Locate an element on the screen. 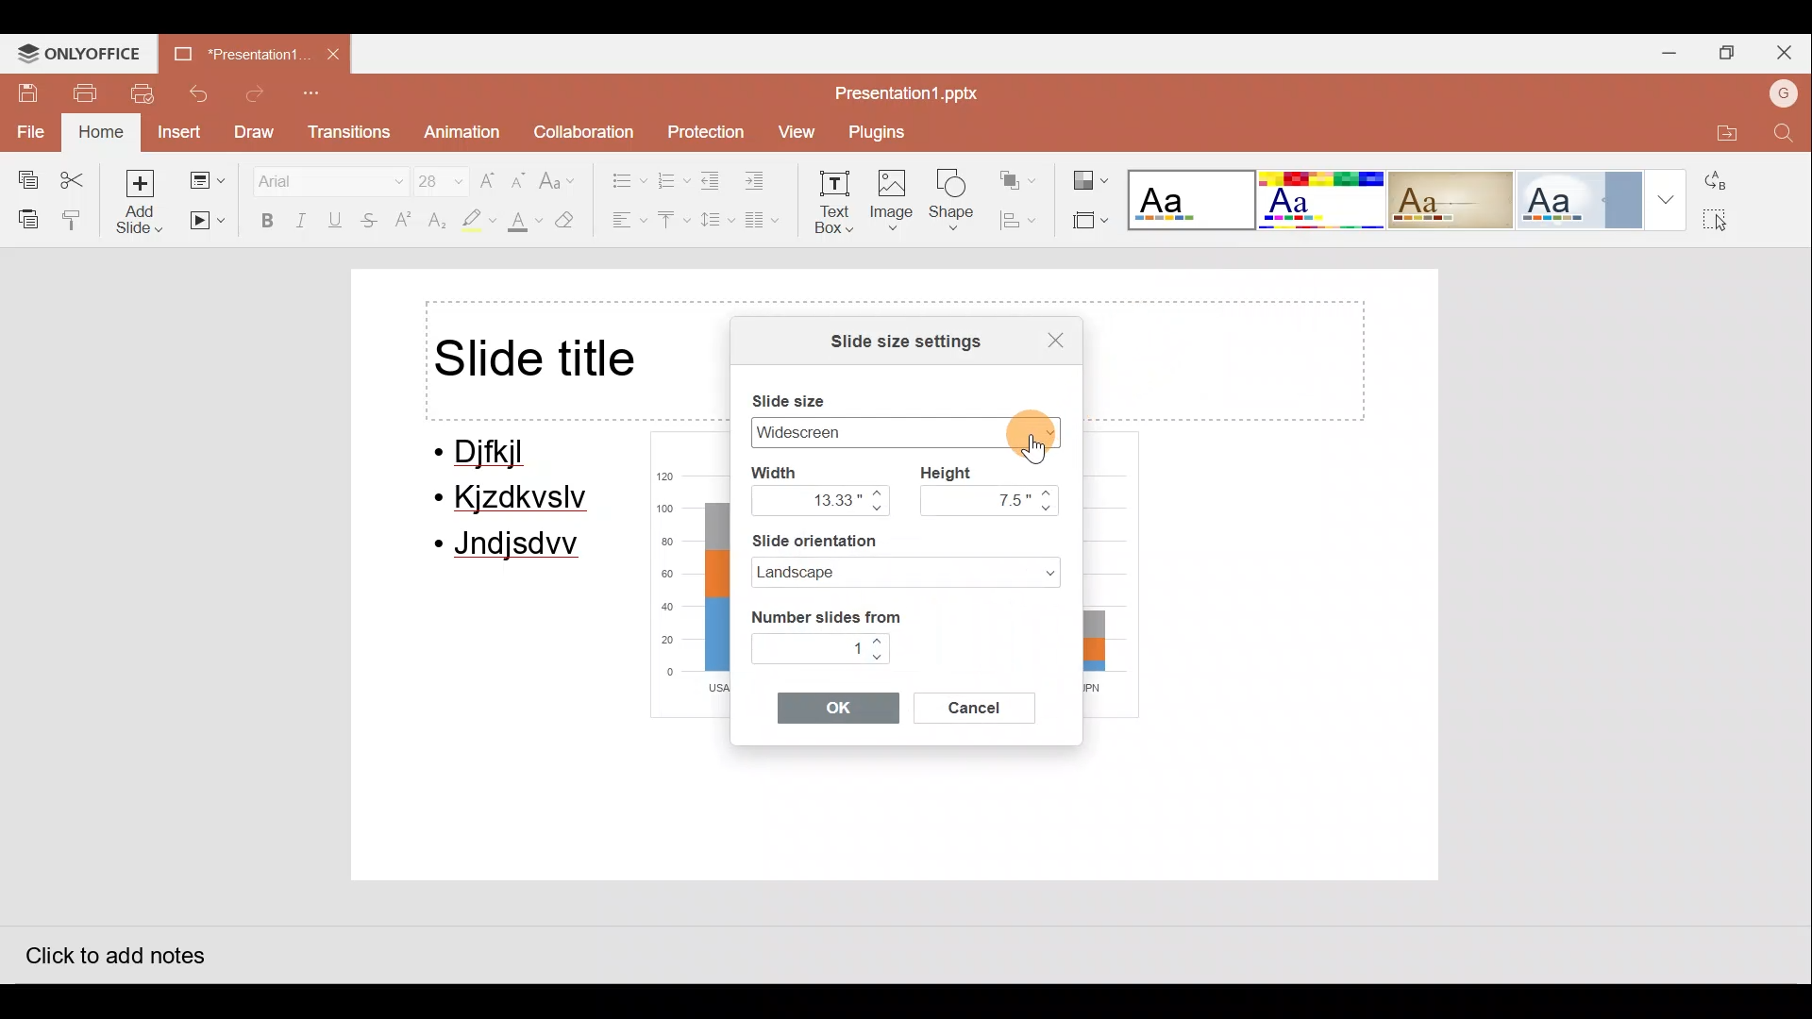 The width and height of the screenshot is (1812, 1019). Width is located at coordinates (791, 471).